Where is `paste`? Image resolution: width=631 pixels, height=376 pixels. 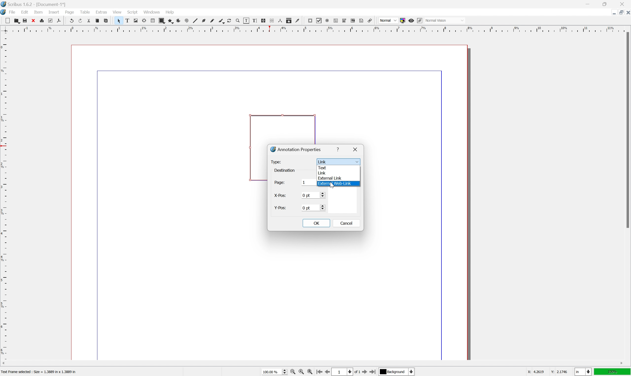 paste is located at coordinates (105, 21).